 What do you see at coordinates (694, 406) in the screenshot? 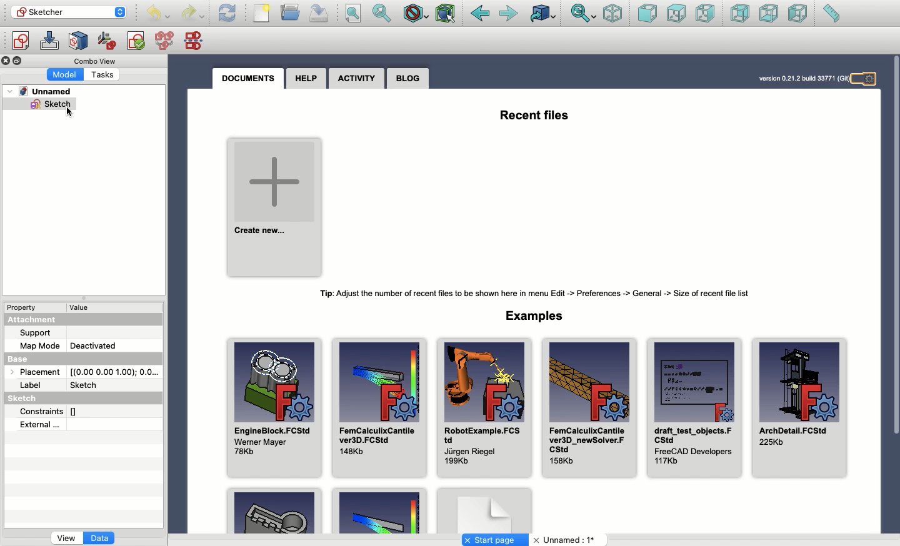
I see `draft_test_objects` at bounding box center [694, 406].